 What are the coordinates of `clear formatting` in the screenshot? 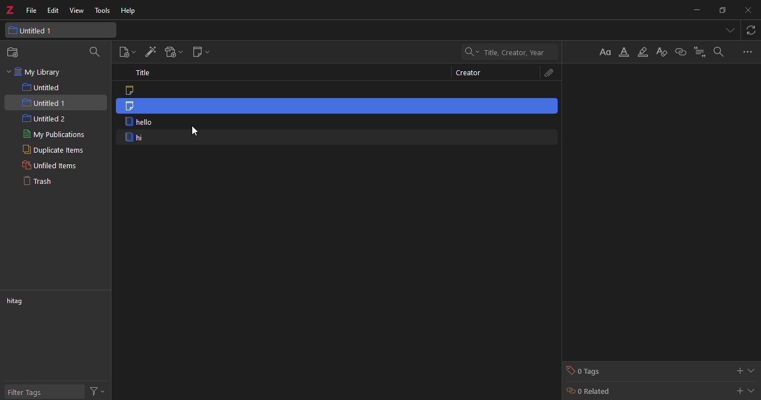 It's located at (661, 51).